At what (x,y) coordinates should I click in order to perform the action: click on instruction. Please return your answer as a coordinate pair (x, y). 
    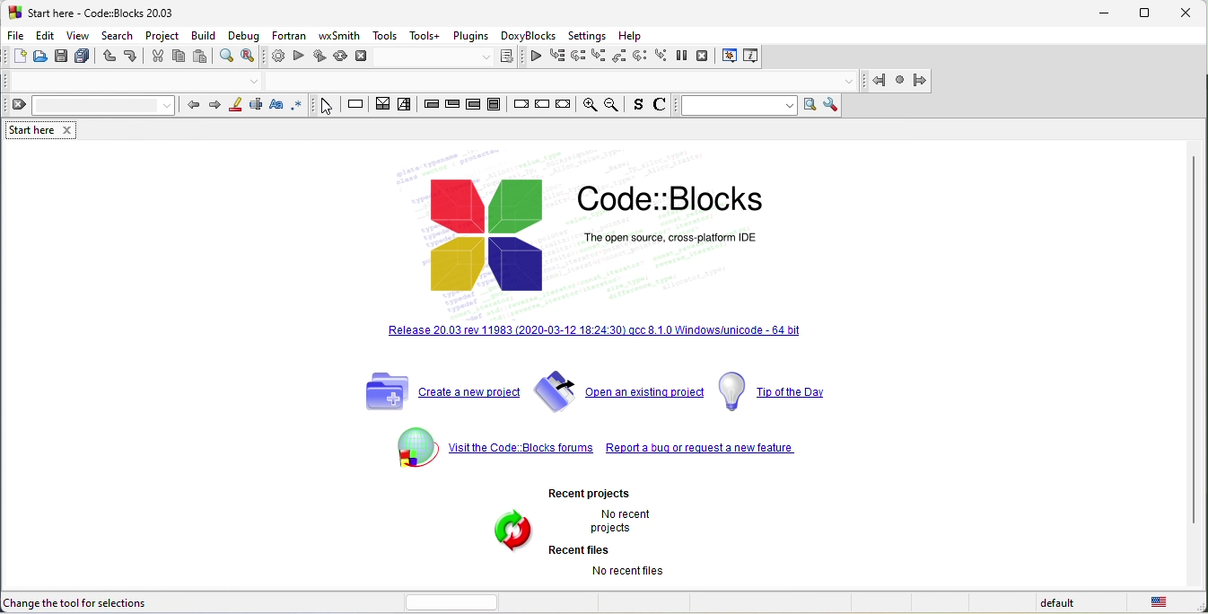
    Looking at the image, I should click on (355, 105).